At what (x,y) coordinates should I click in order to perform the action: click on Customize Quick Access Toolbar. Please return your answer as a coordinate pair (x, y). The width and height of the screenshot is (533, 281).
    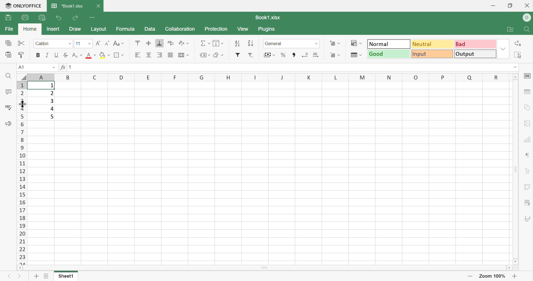
    Looking at the image, I should click on (92, 18).